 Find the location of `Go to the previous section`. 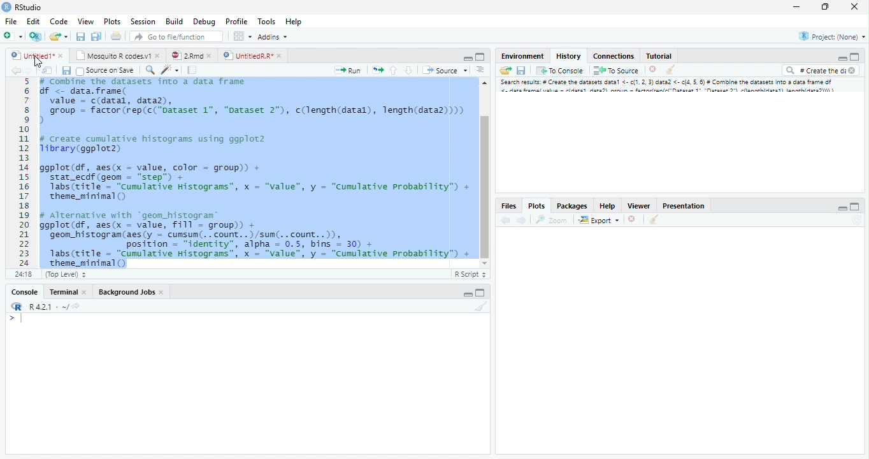

Go to the previous section is located at coordinates (394, 72).